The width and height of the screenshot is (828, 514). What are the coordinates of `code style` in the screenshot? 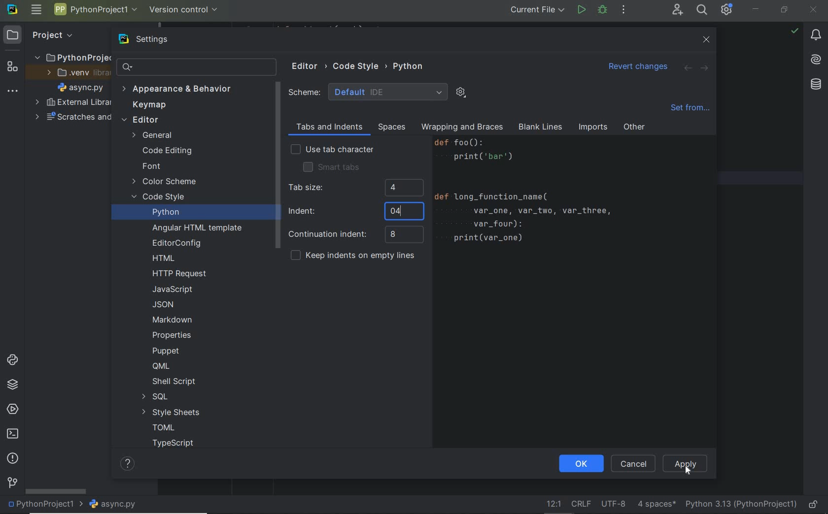 It's located at (160, 198).